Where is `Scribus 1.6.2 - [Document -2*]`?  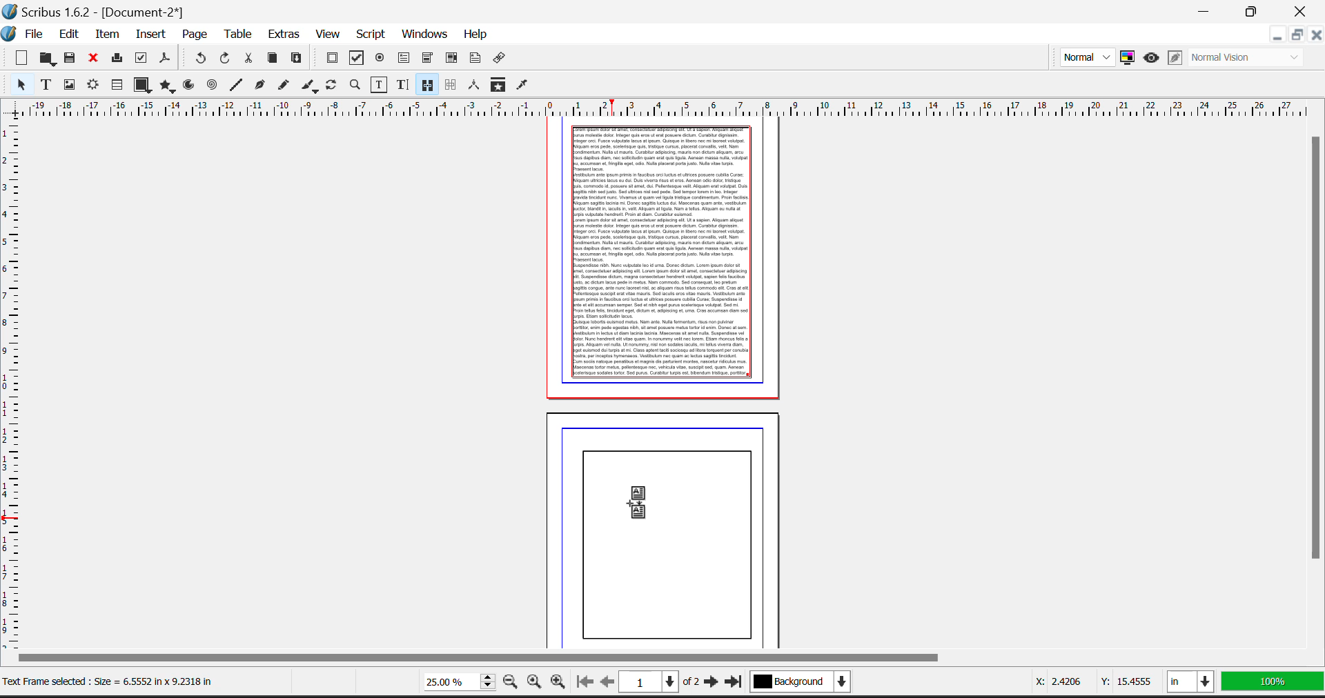
Scribus 1.6.2 - [Document -2*] is located at coordinates (95, 10).